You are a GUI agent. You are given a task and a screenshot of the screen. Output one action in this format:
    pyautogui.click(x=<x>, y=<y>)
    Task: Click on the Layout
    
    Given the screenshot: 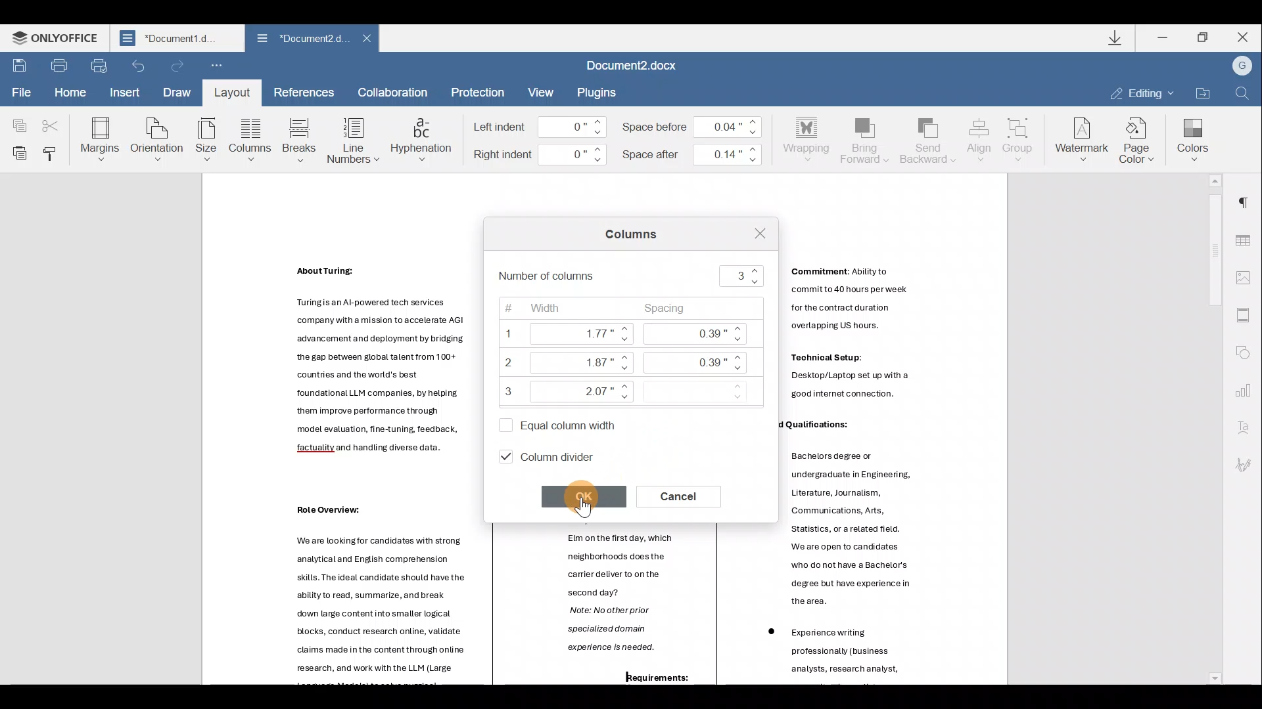 What is the action you would take?
    pyautogui.click(x=231, y=92)
    